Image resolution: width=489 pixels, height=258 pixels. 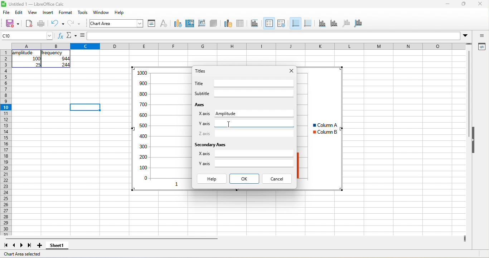 What do you see at coordinates (72, 35) in the screenshot?
I see `Function options` at bounding box center [72, 35].